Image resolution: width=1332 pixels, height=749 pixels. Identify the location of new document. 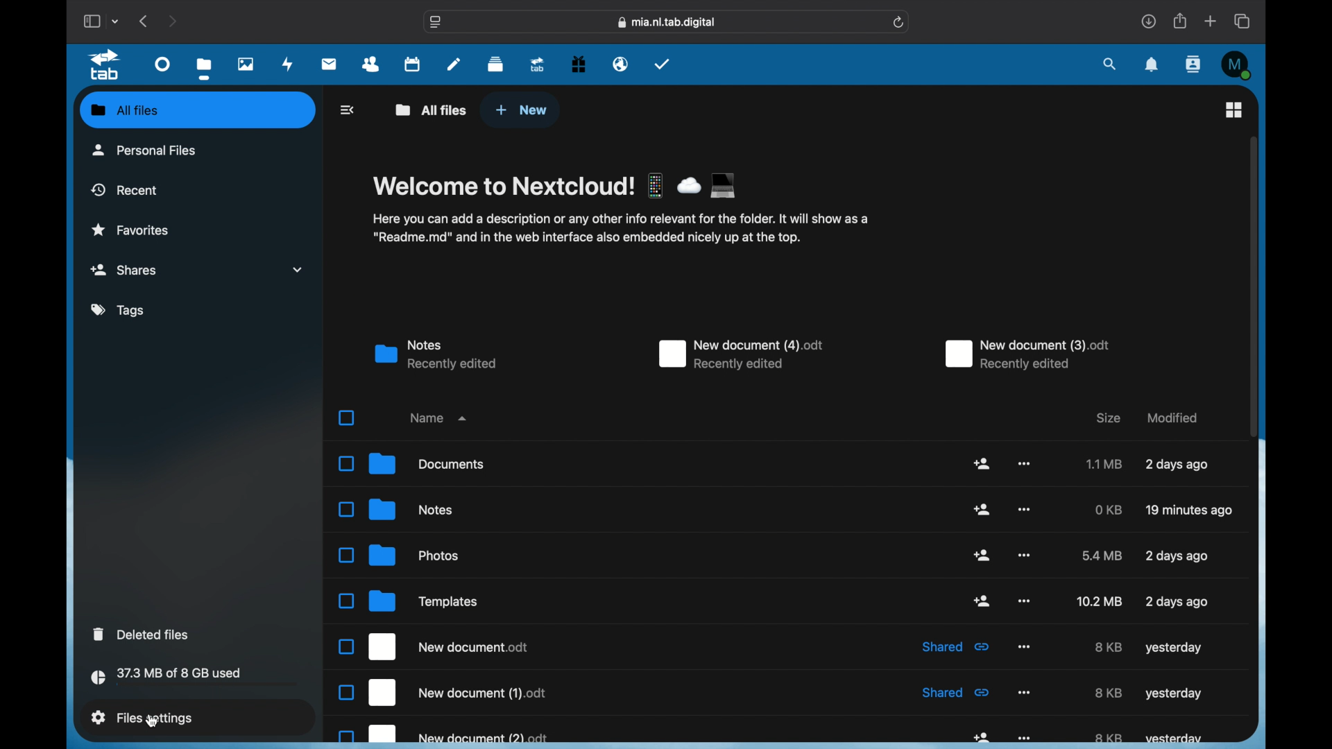
(444, 734).